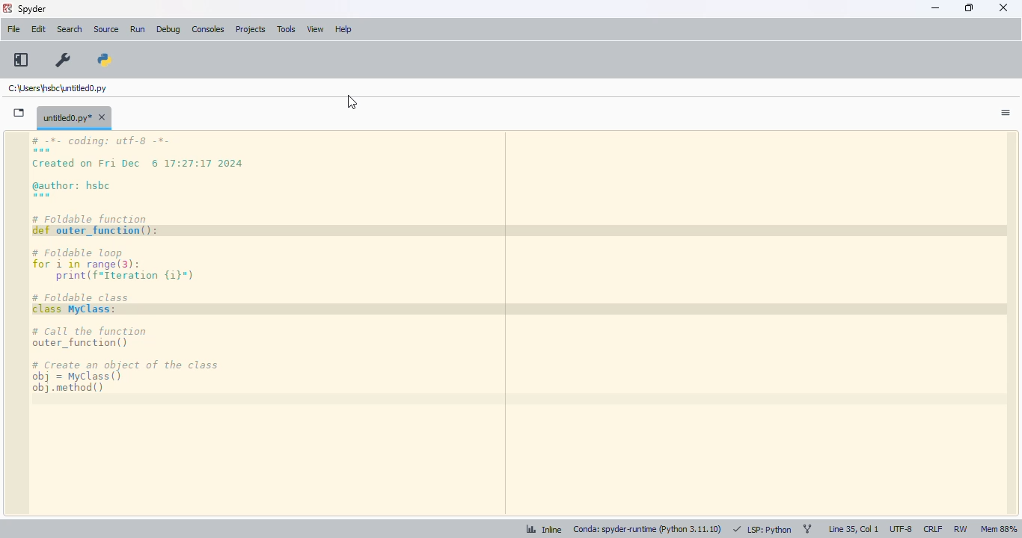  Describe the element at coordinates (544, 529) in the screenshot. I see `inline` at that location.